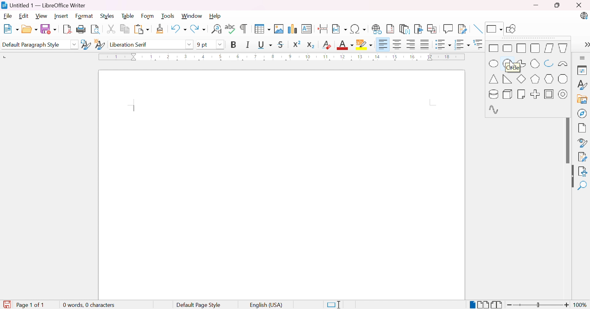  What do you see at coordinates (405, 29) in the screenshot?
I see `Insert endnote ` at bounding box center [405, 29].